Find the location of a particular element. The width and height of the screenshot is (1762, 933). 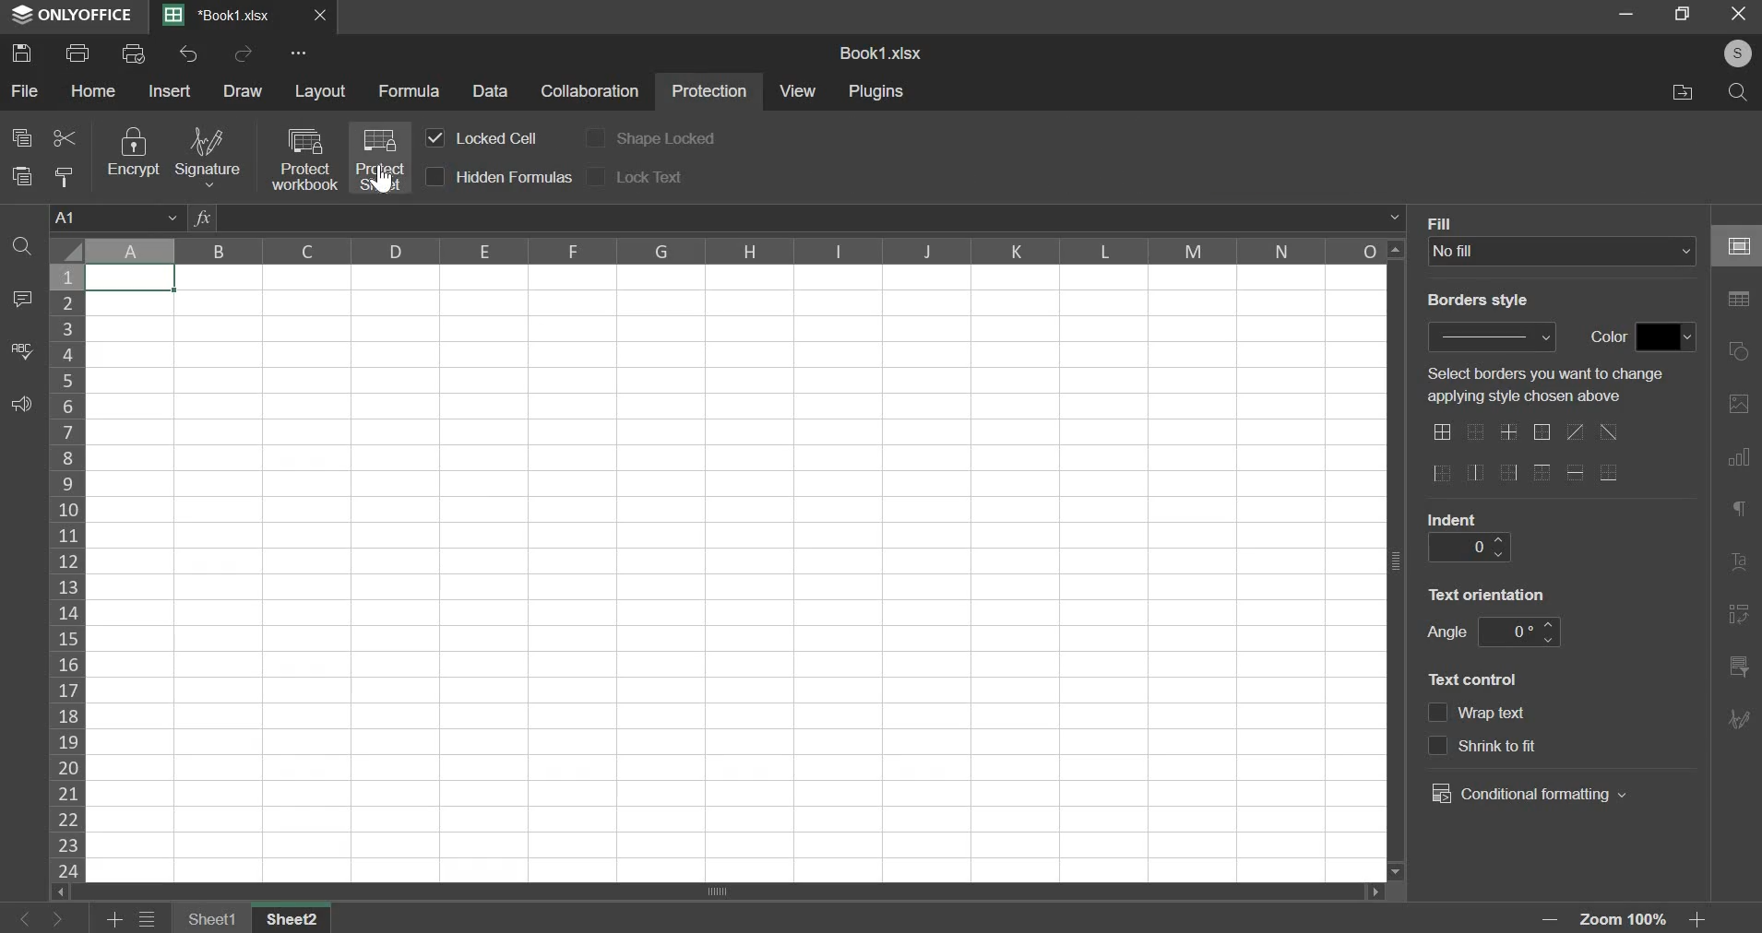

fx is located at coordinates (202, 218).